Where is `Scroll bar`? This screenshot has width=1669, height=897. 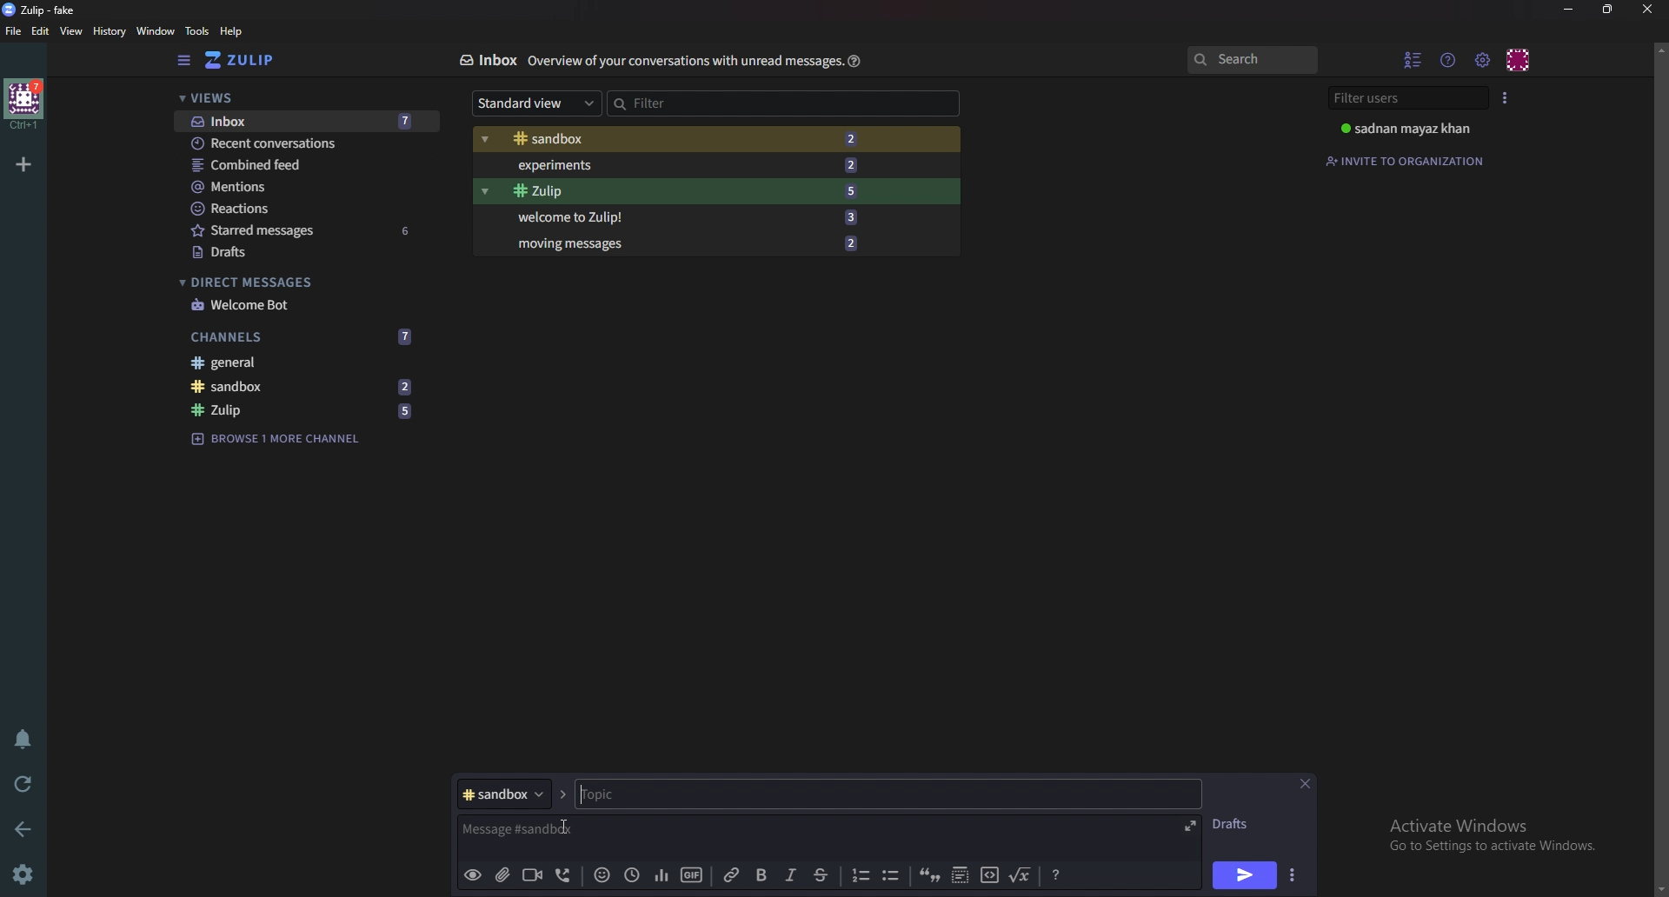
Scroll bar is located at coordinates (1659, 468).